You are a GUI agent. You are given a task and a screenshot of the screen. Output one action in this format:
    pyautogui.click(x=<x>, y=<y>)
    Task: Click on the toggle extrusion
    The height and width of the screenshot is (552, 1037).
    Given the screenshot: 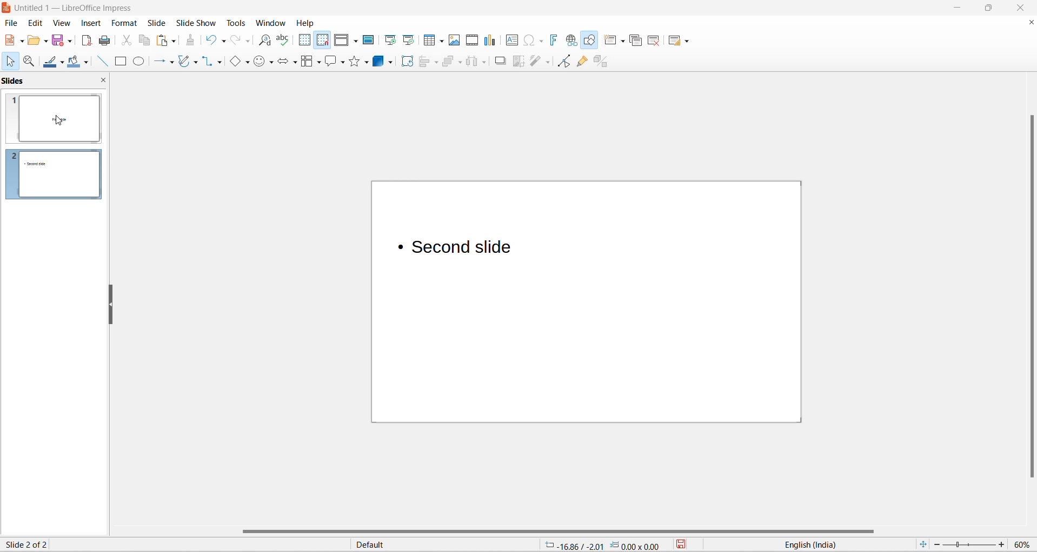 What is the action you would take?
    pyautogui.click(x=609, y=62)
    